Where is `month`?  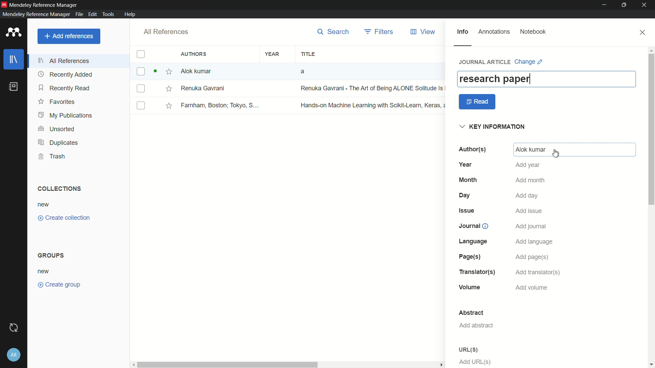
month is located at coordinates (468, 180).